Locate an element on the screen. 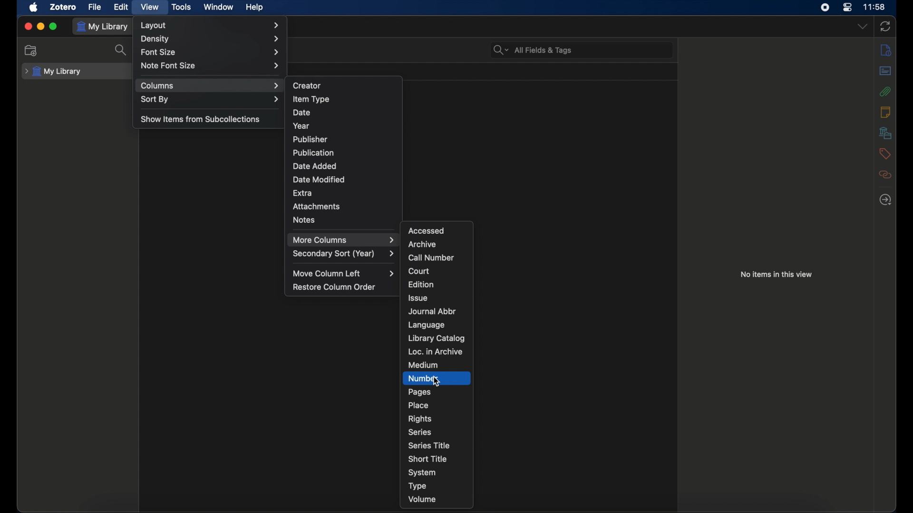 Image resolution: width=913 pixels, height=513 pixels. edition is located at coordinates (420, 284).